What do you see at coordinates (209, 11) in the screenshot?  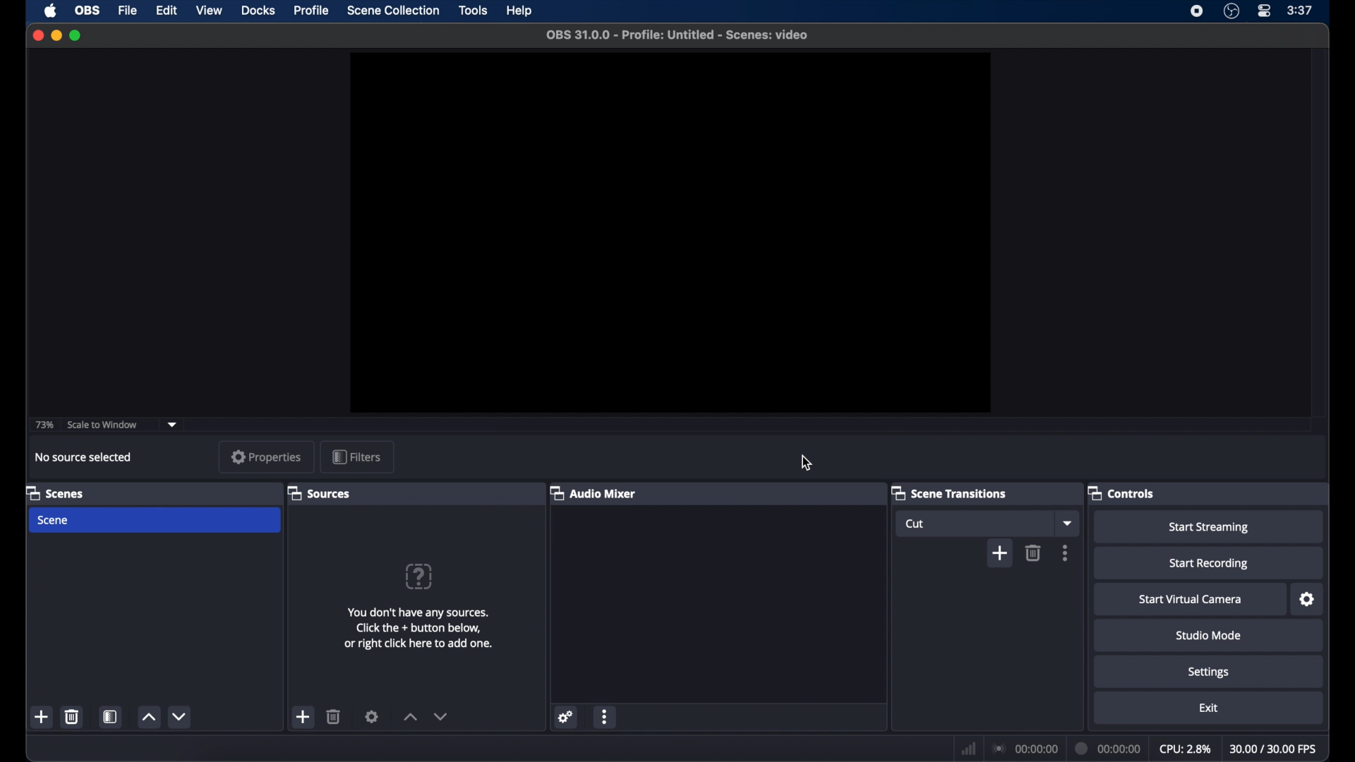 I see `view` at bounding box center [209, 11].